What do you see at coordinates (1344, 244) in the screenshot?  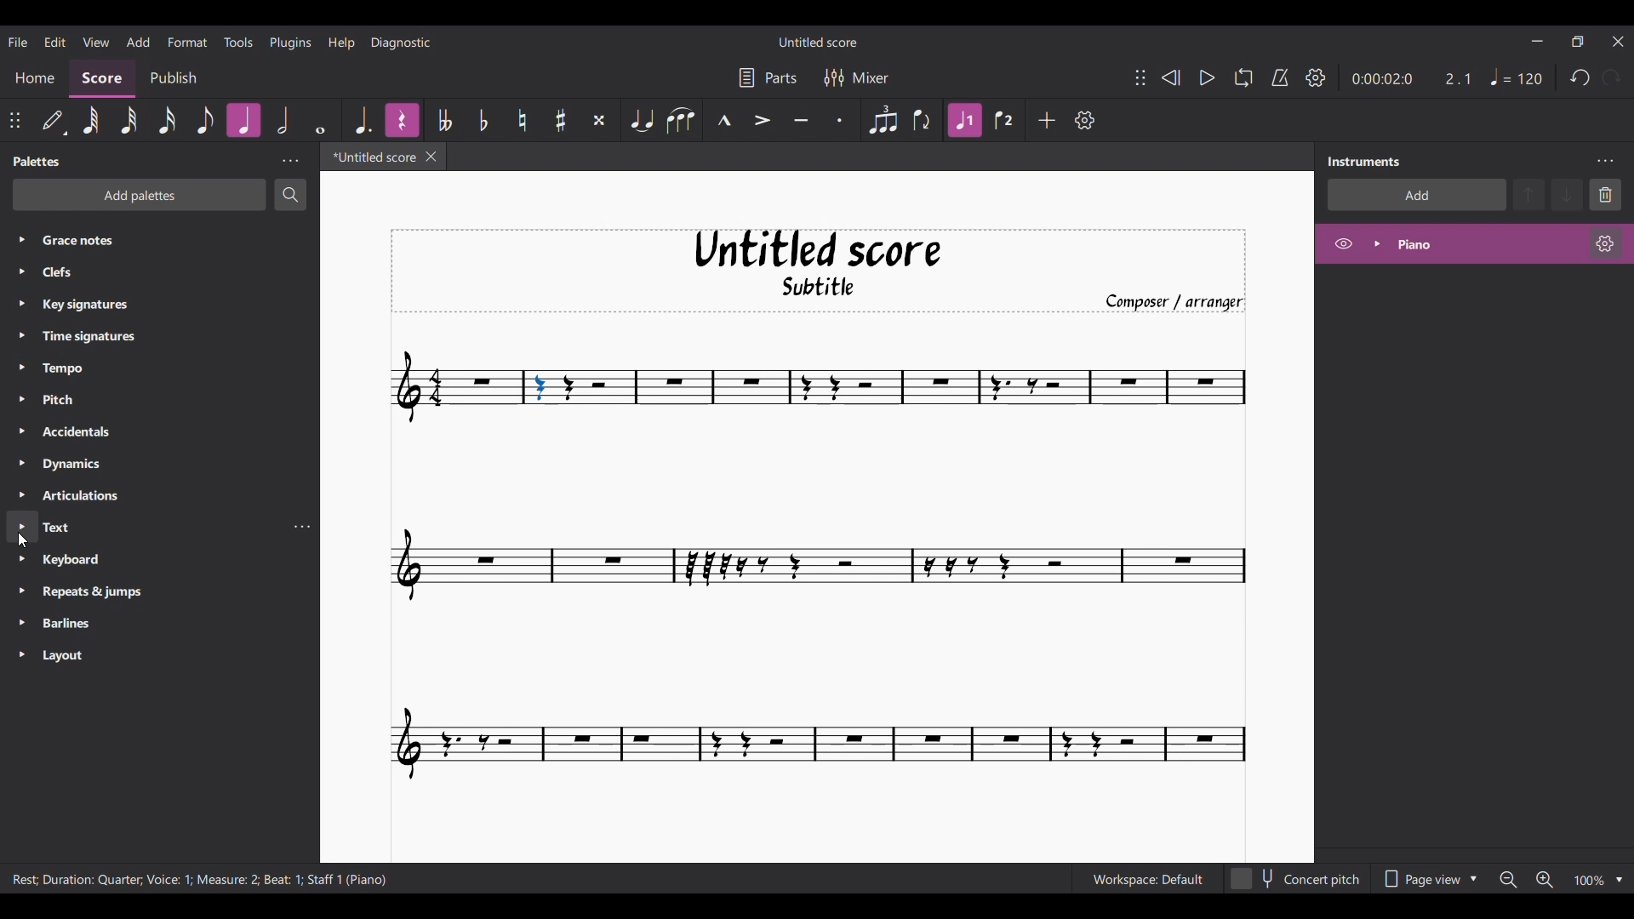 I see `Hide piano` at bounding box center [1344, 244].